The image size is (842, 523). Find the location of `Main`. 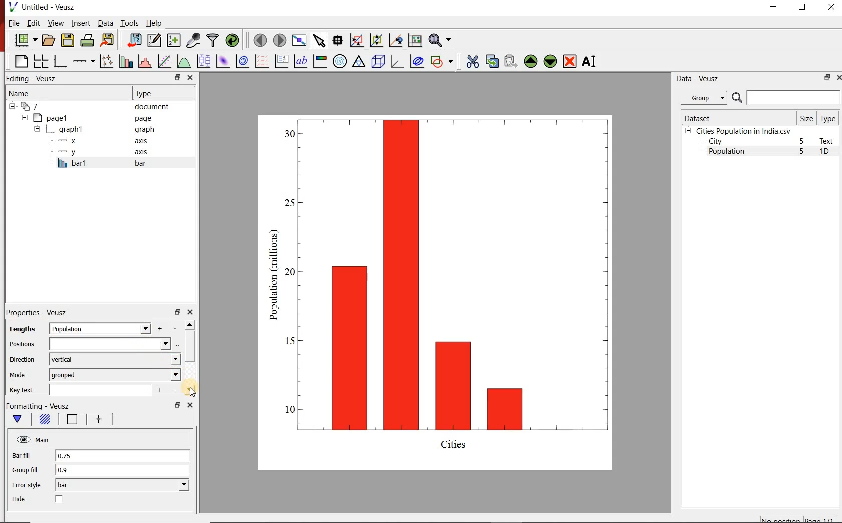

Main is located at coordinates (34, 440).